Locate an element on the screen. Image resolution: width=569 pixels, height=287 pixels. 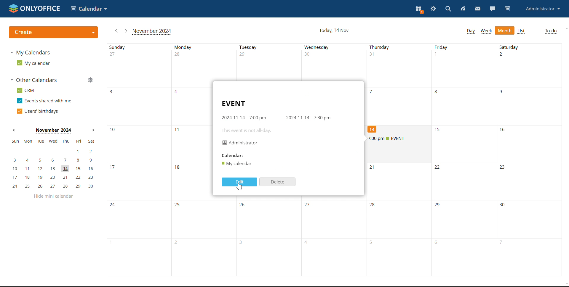
select application is located at coordinates (89, 9).